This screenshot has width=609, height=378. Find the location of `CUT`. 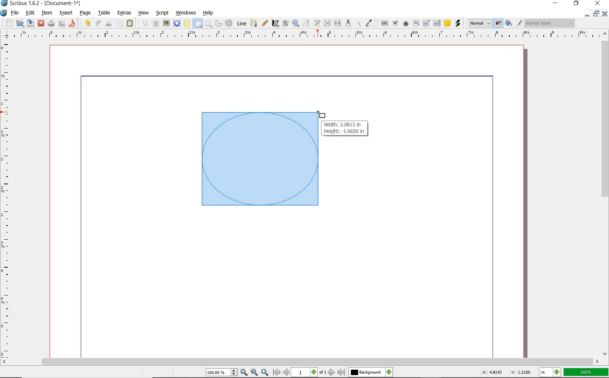

CUT is located at coordinates (109, 23).